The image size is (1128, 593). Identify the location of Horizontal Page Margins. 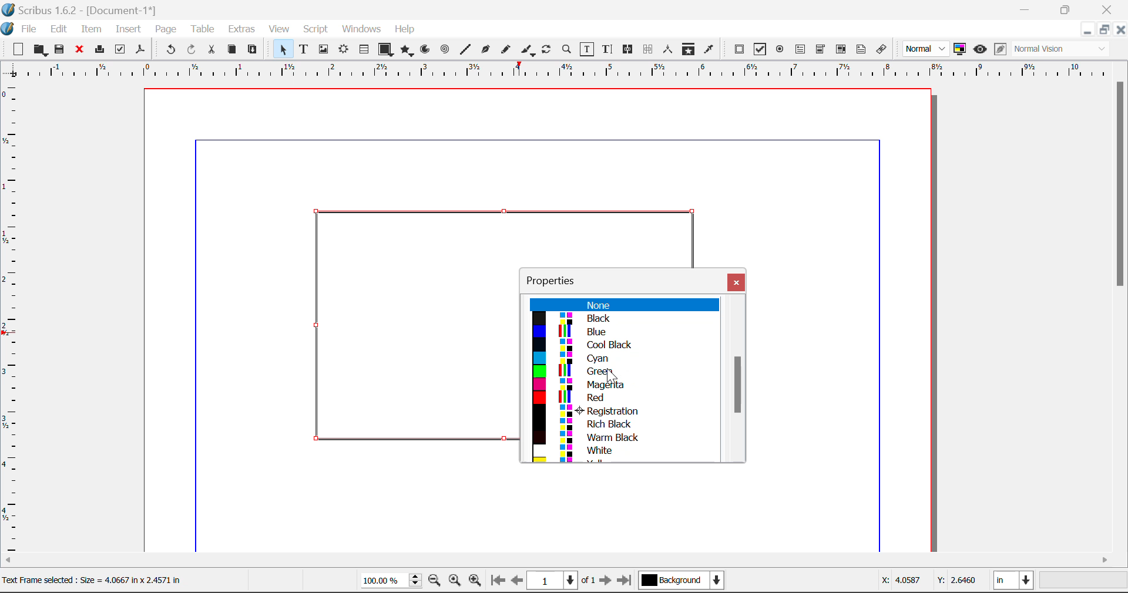
(13, 319).